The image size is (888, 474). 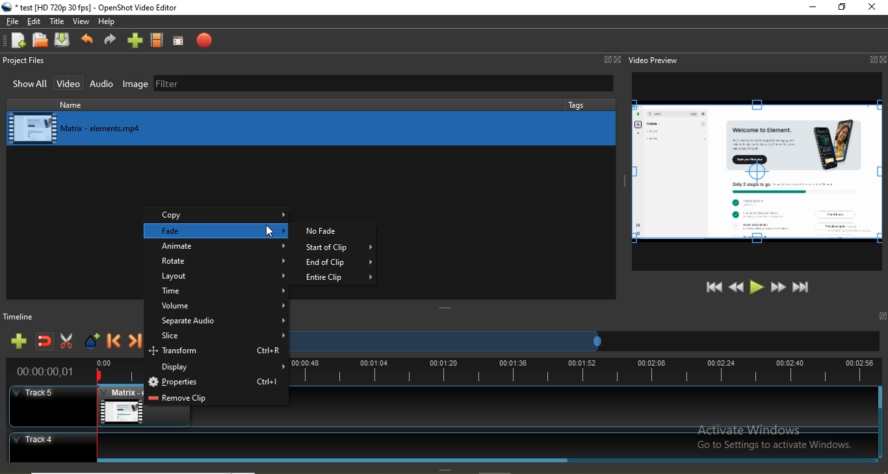 I want to click on Next marker, so click(x=137, y=343).